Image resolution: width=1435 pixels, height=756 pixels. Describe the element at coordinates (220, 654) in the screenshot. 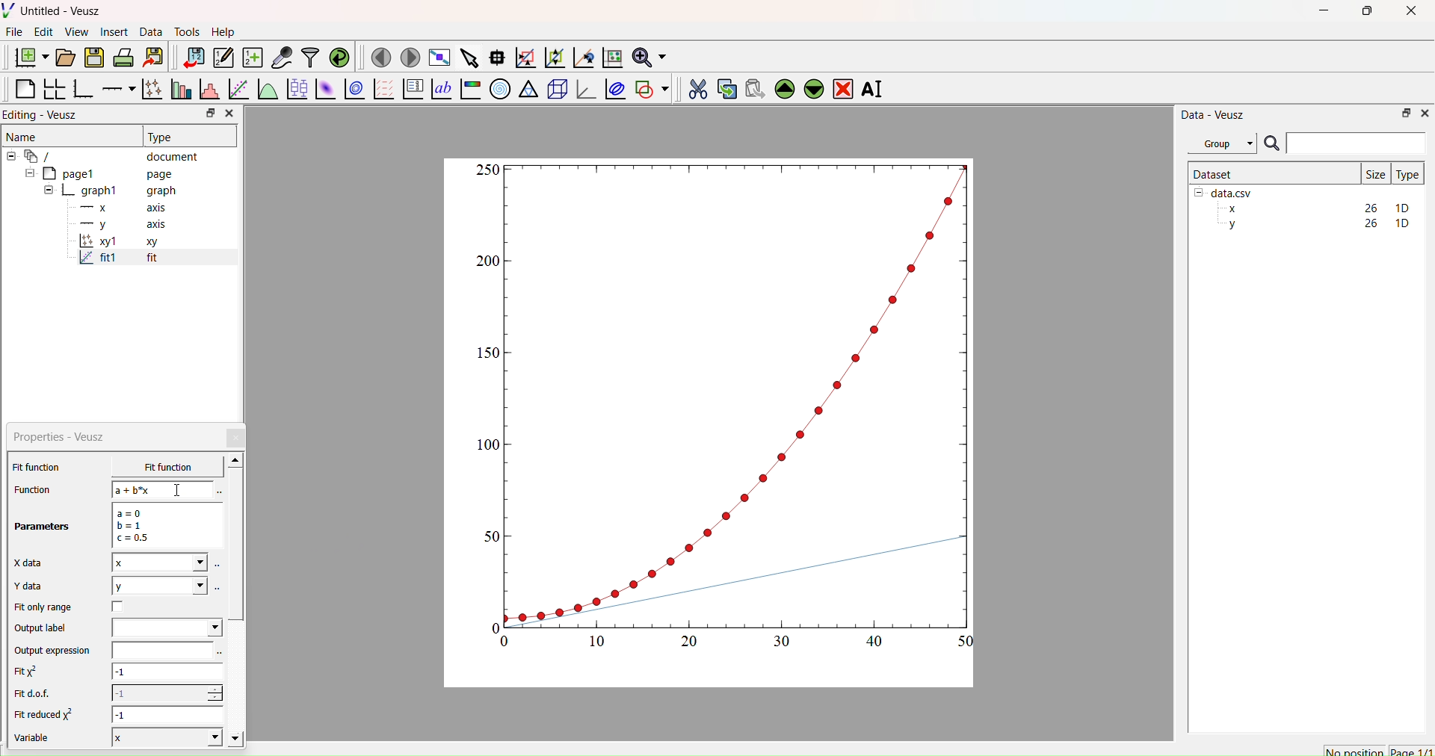

I see `Select using dataset browser` at that location.